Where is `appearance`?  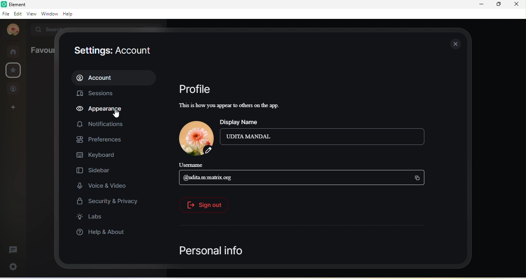 appearance is located at coordinates (104, 110).